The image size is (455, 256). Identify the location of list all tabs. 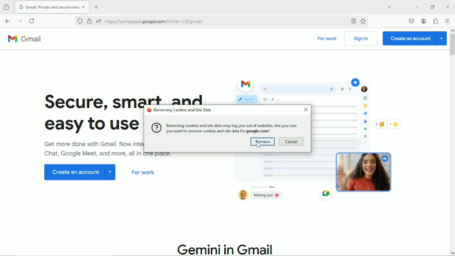
(388, 6).